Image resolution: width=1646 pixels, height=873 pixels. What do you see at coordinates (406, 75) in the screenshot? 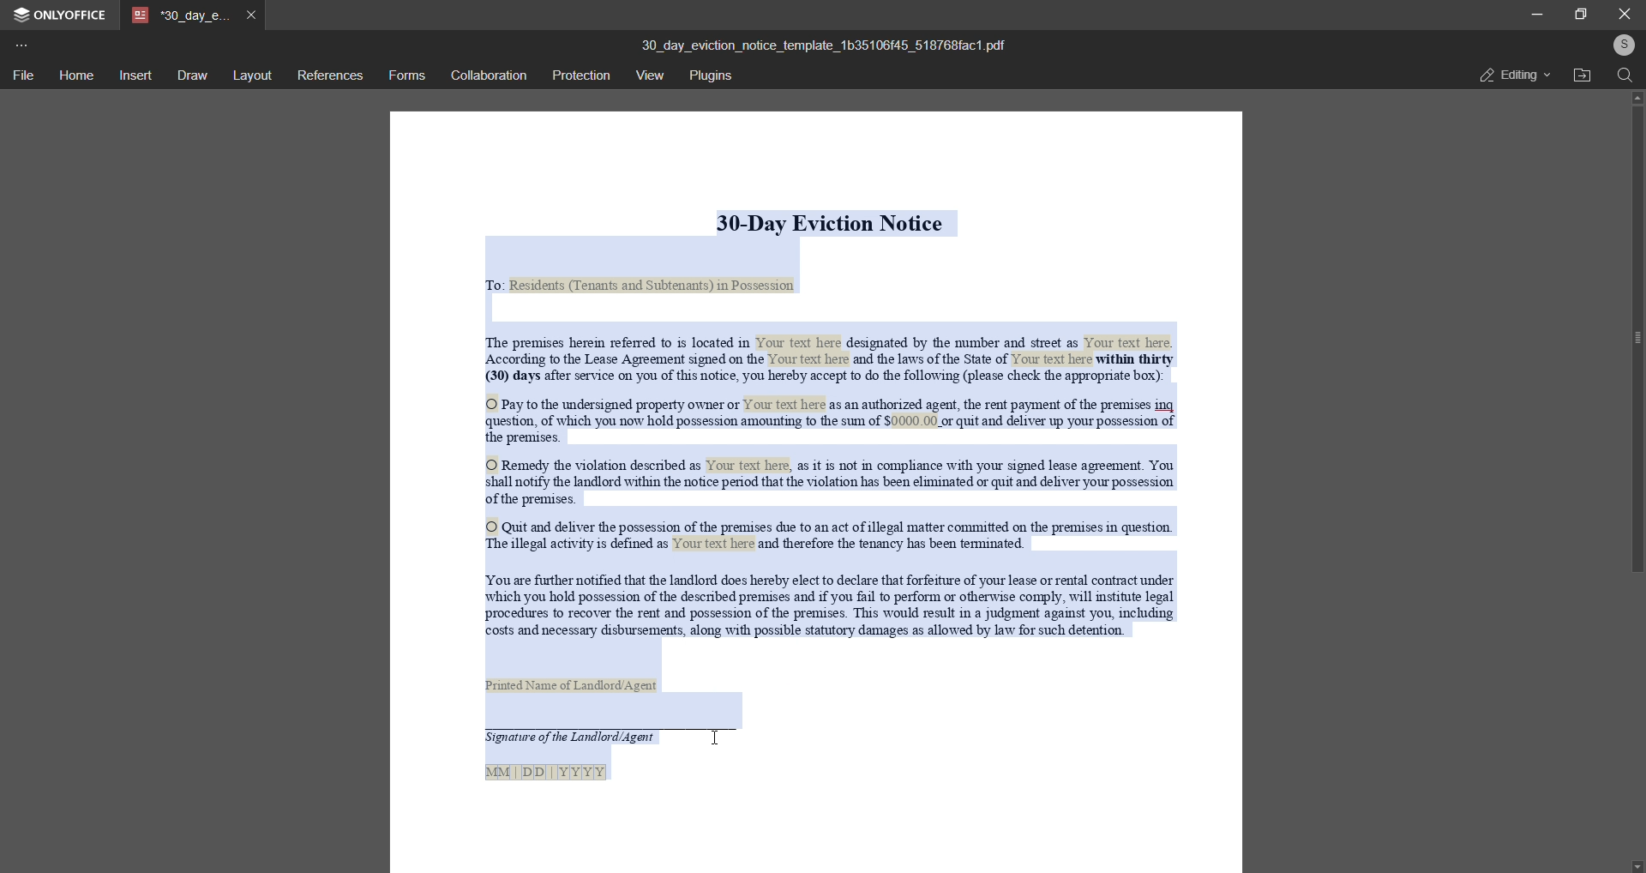
I see `forms` at bounding box center [406, 75].